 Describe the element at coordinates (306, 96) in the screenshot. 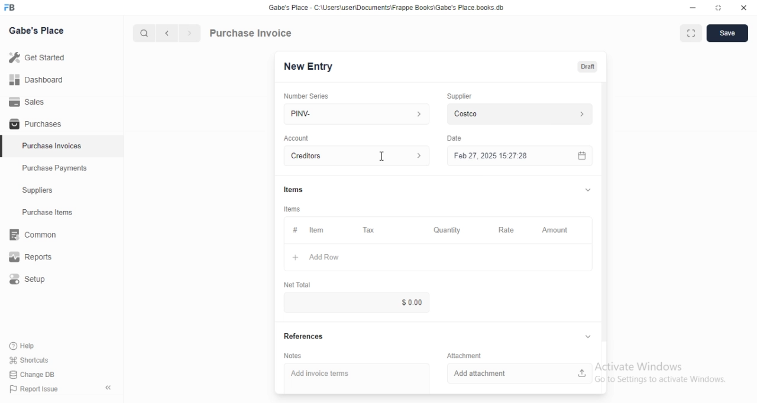

I see `Number Series` at that location.